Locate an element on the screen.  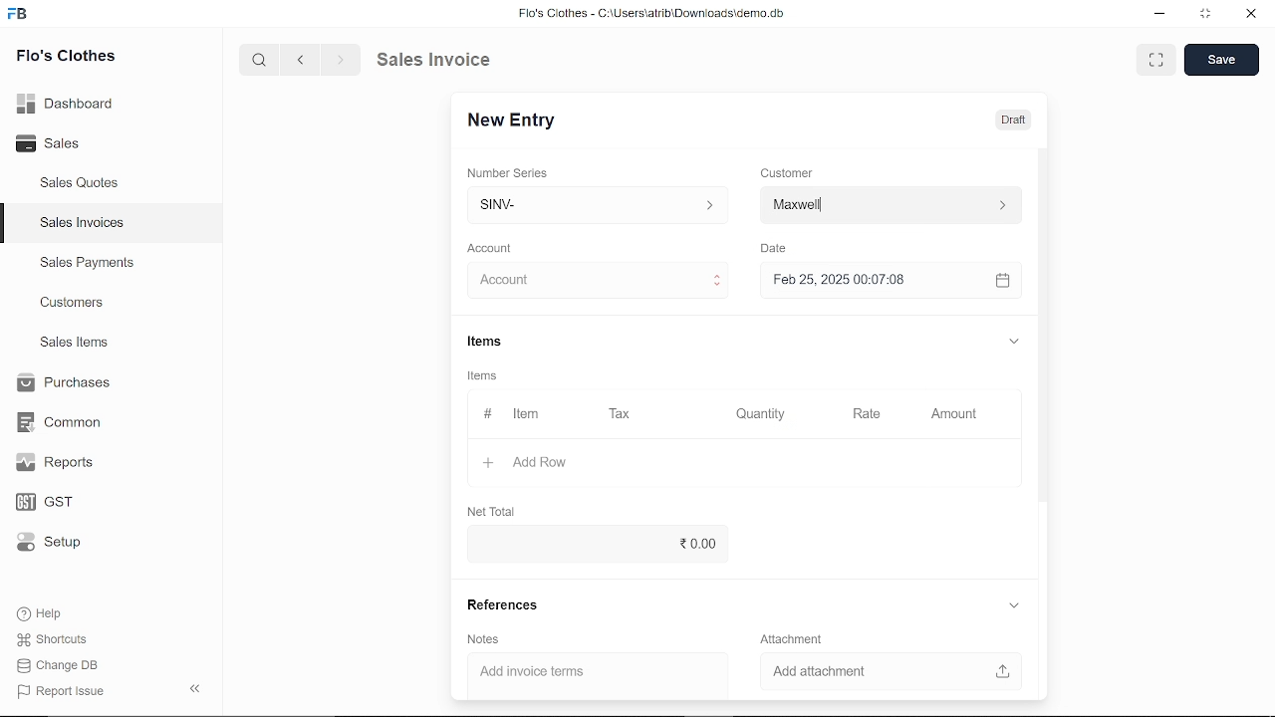
save is located at coordinates (1222, 60).